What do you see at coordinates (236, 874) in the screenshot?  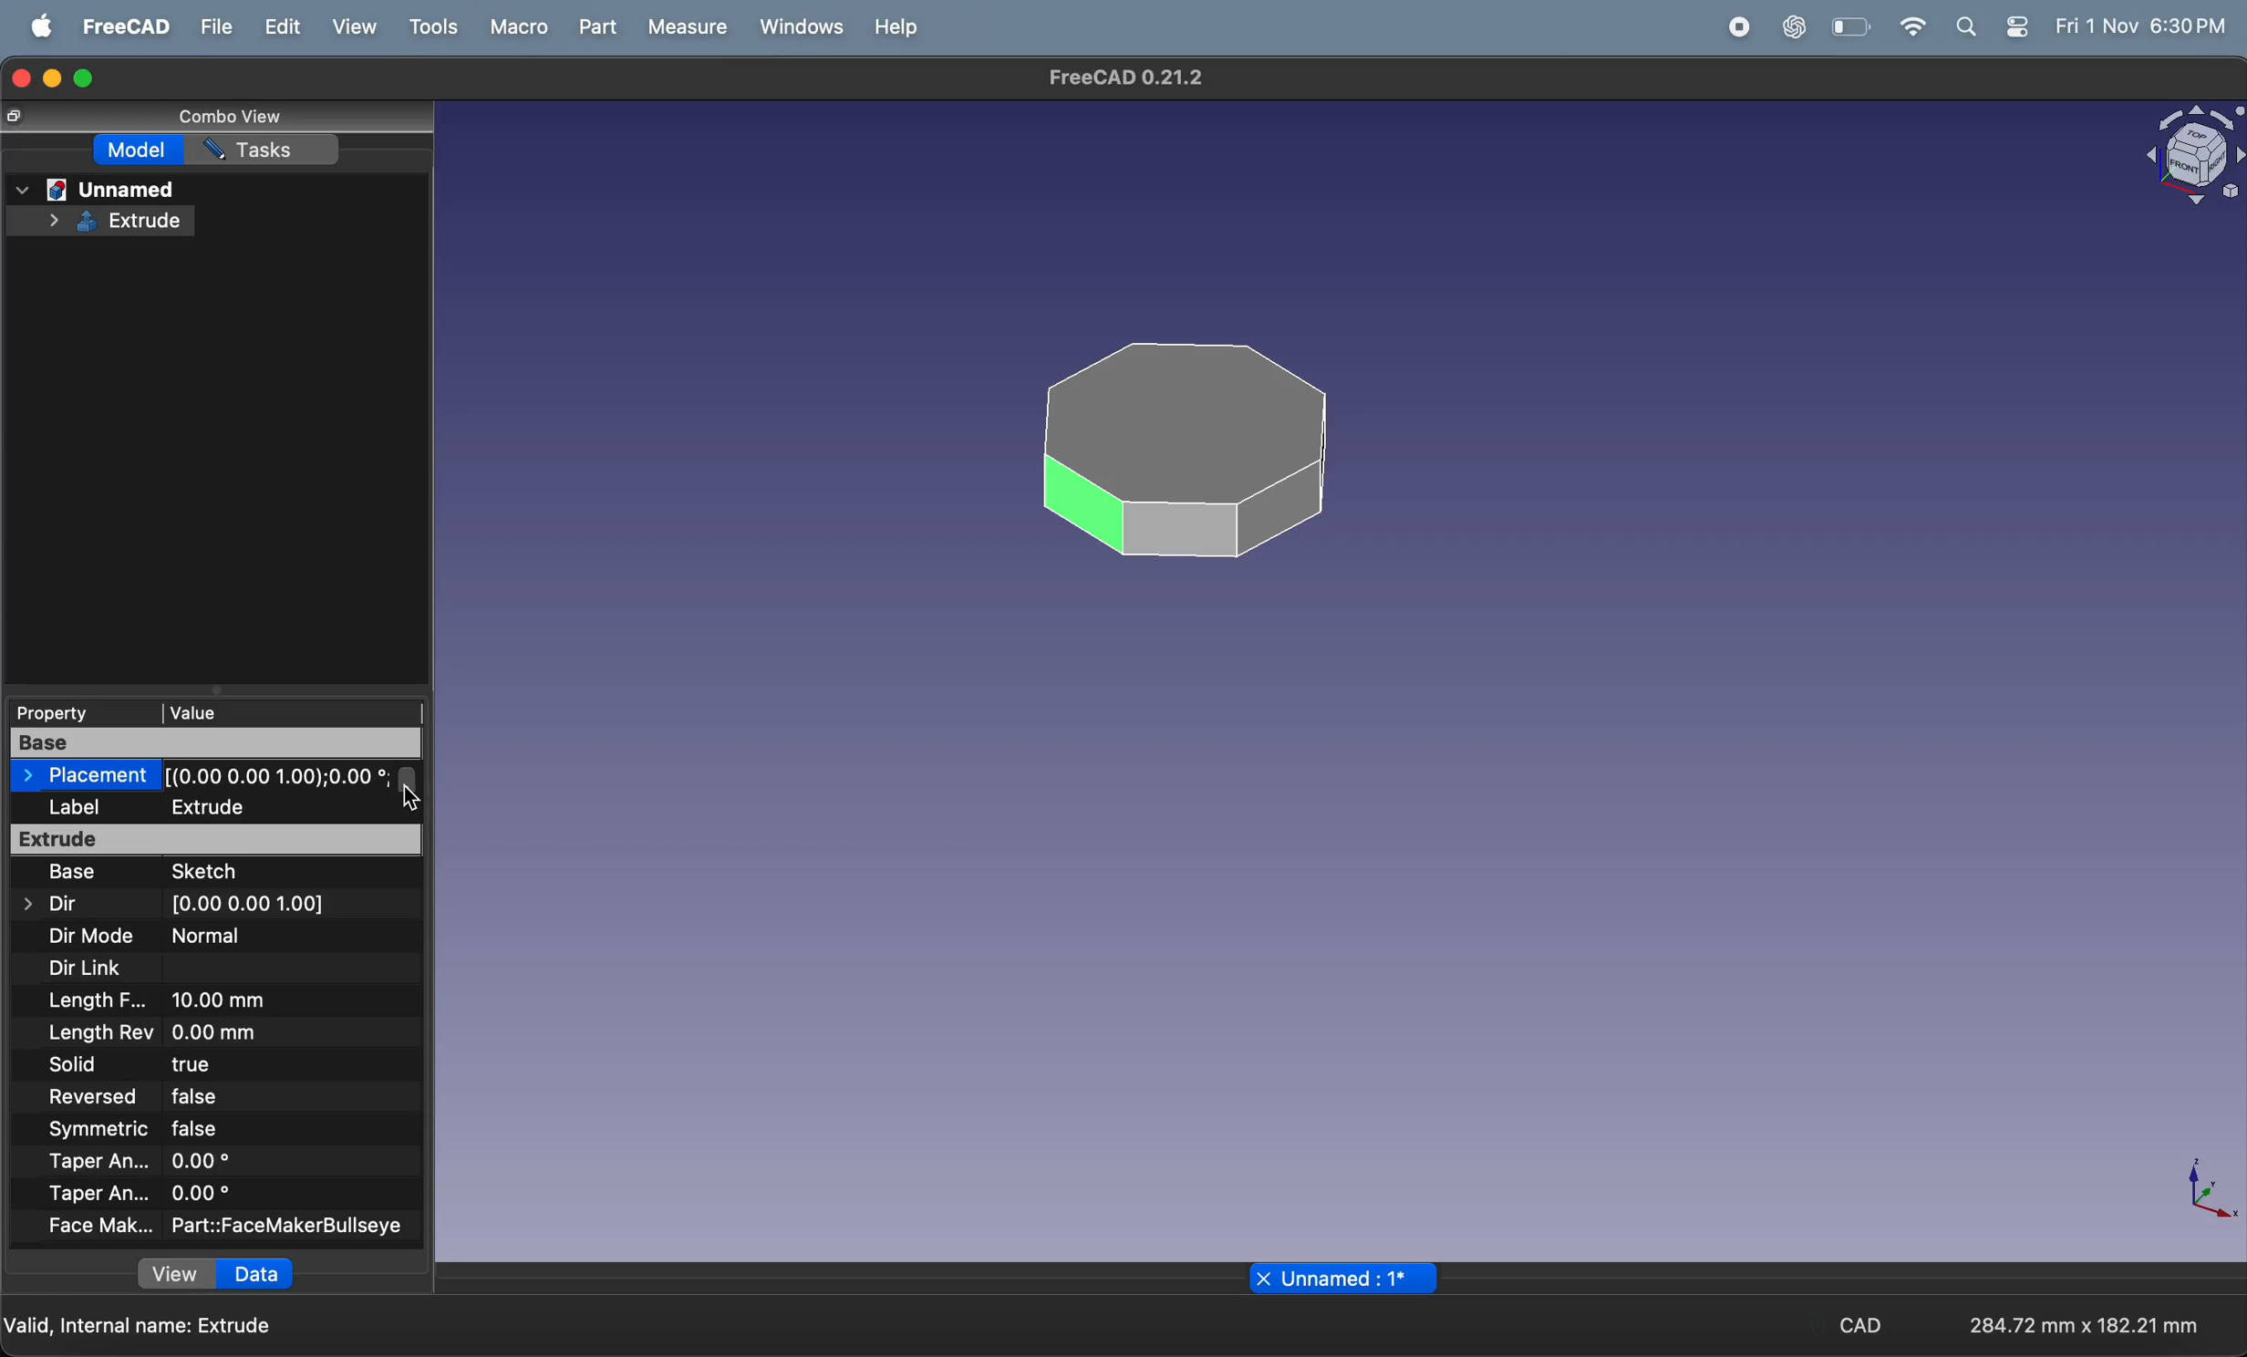 I see `sketch` at bounding box center [236, 874].